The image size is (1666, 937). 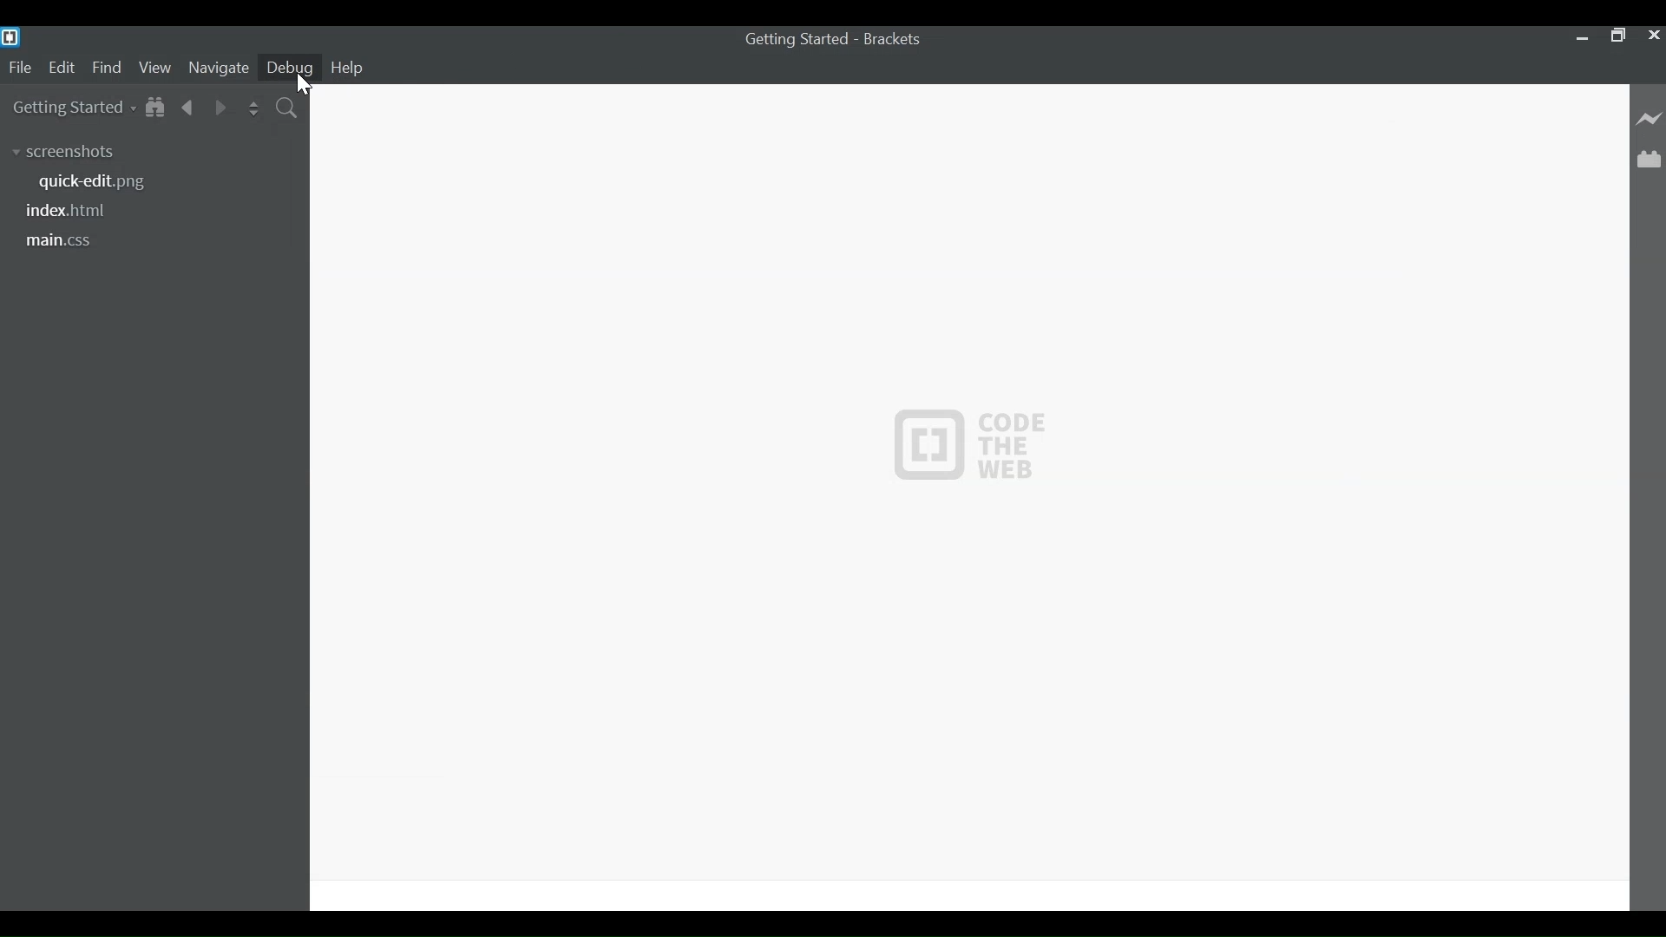 What do you see at coordinates (69, 108) in the screenshot?
I see `Getting Started` at bounding box center [69, 108].